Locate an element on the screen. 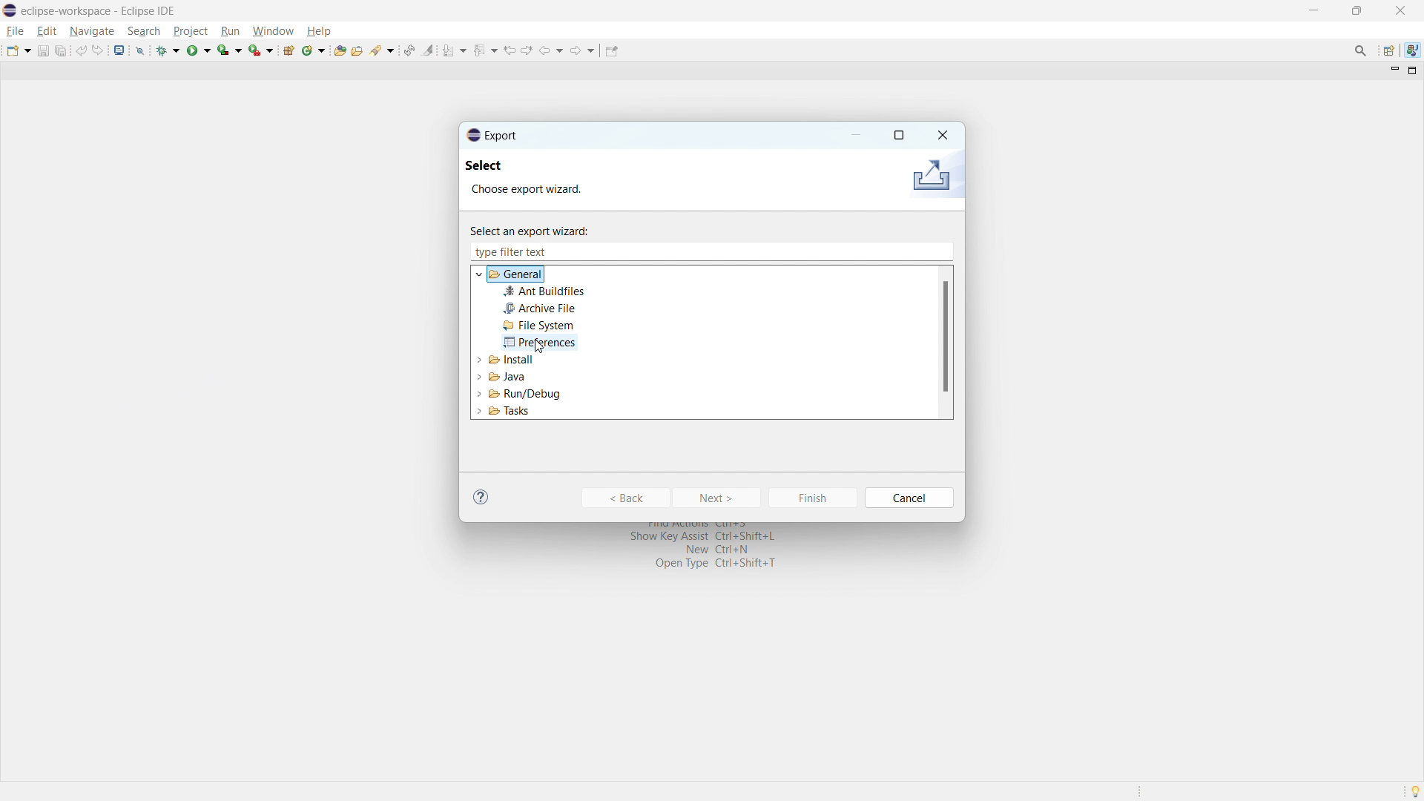  save all is located at coordinates (61, 50).